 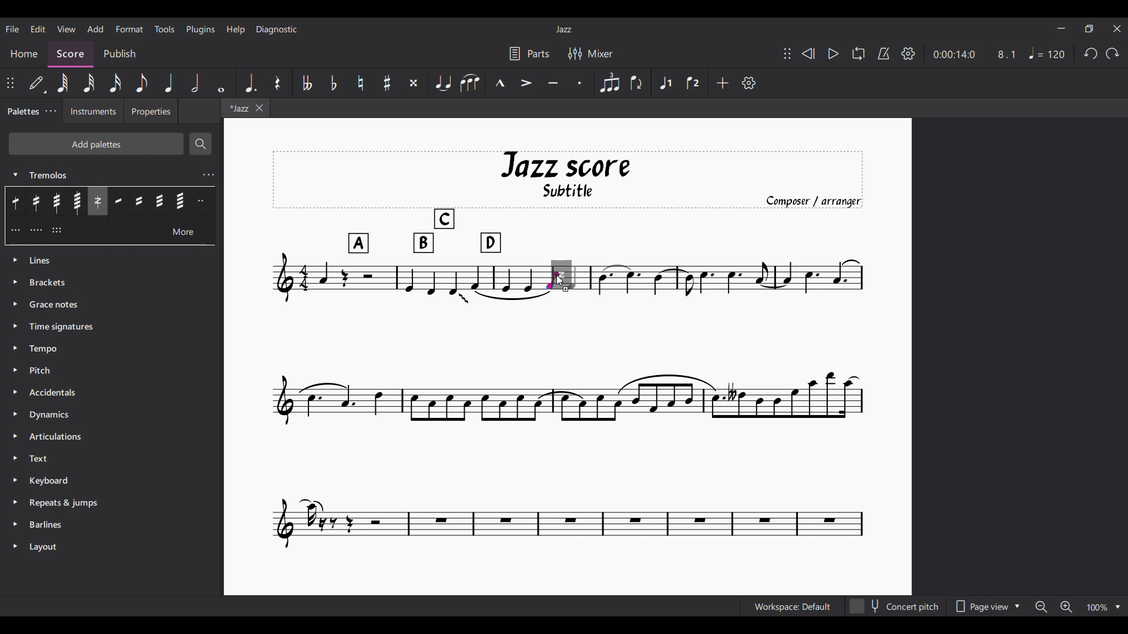 What do you see at coordinates (96, 29) in the screenshot?
I see `Add` at bounding box center [96, 29].